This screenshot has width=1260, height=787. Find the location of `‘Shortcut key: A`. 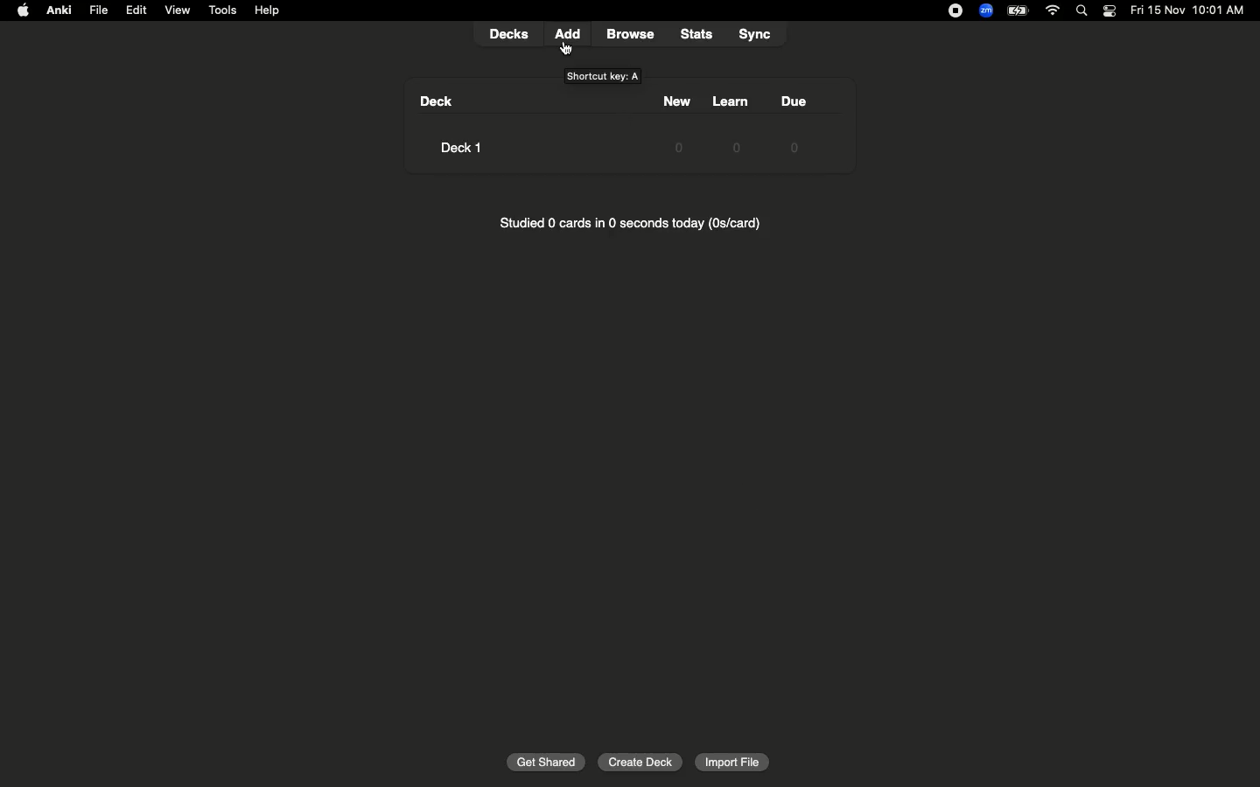

‘Shortcut key: A is located at coordinates (603, 75).